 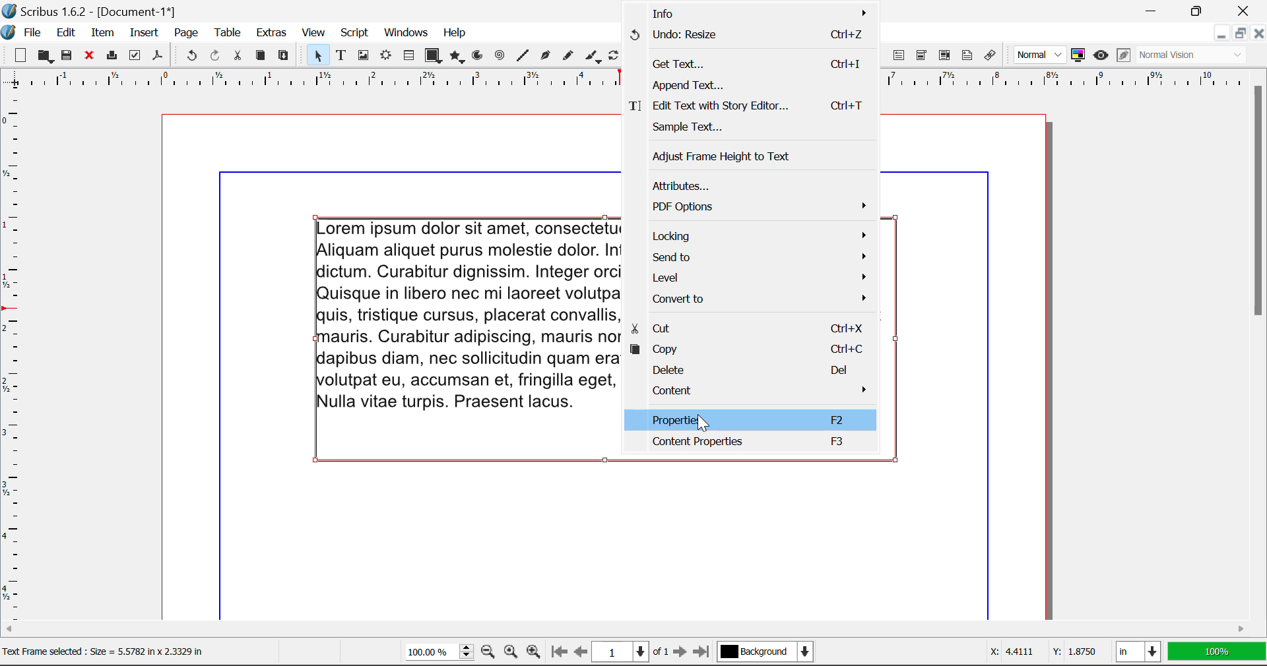 I want to click on First Page, so click(x=558, y=653).